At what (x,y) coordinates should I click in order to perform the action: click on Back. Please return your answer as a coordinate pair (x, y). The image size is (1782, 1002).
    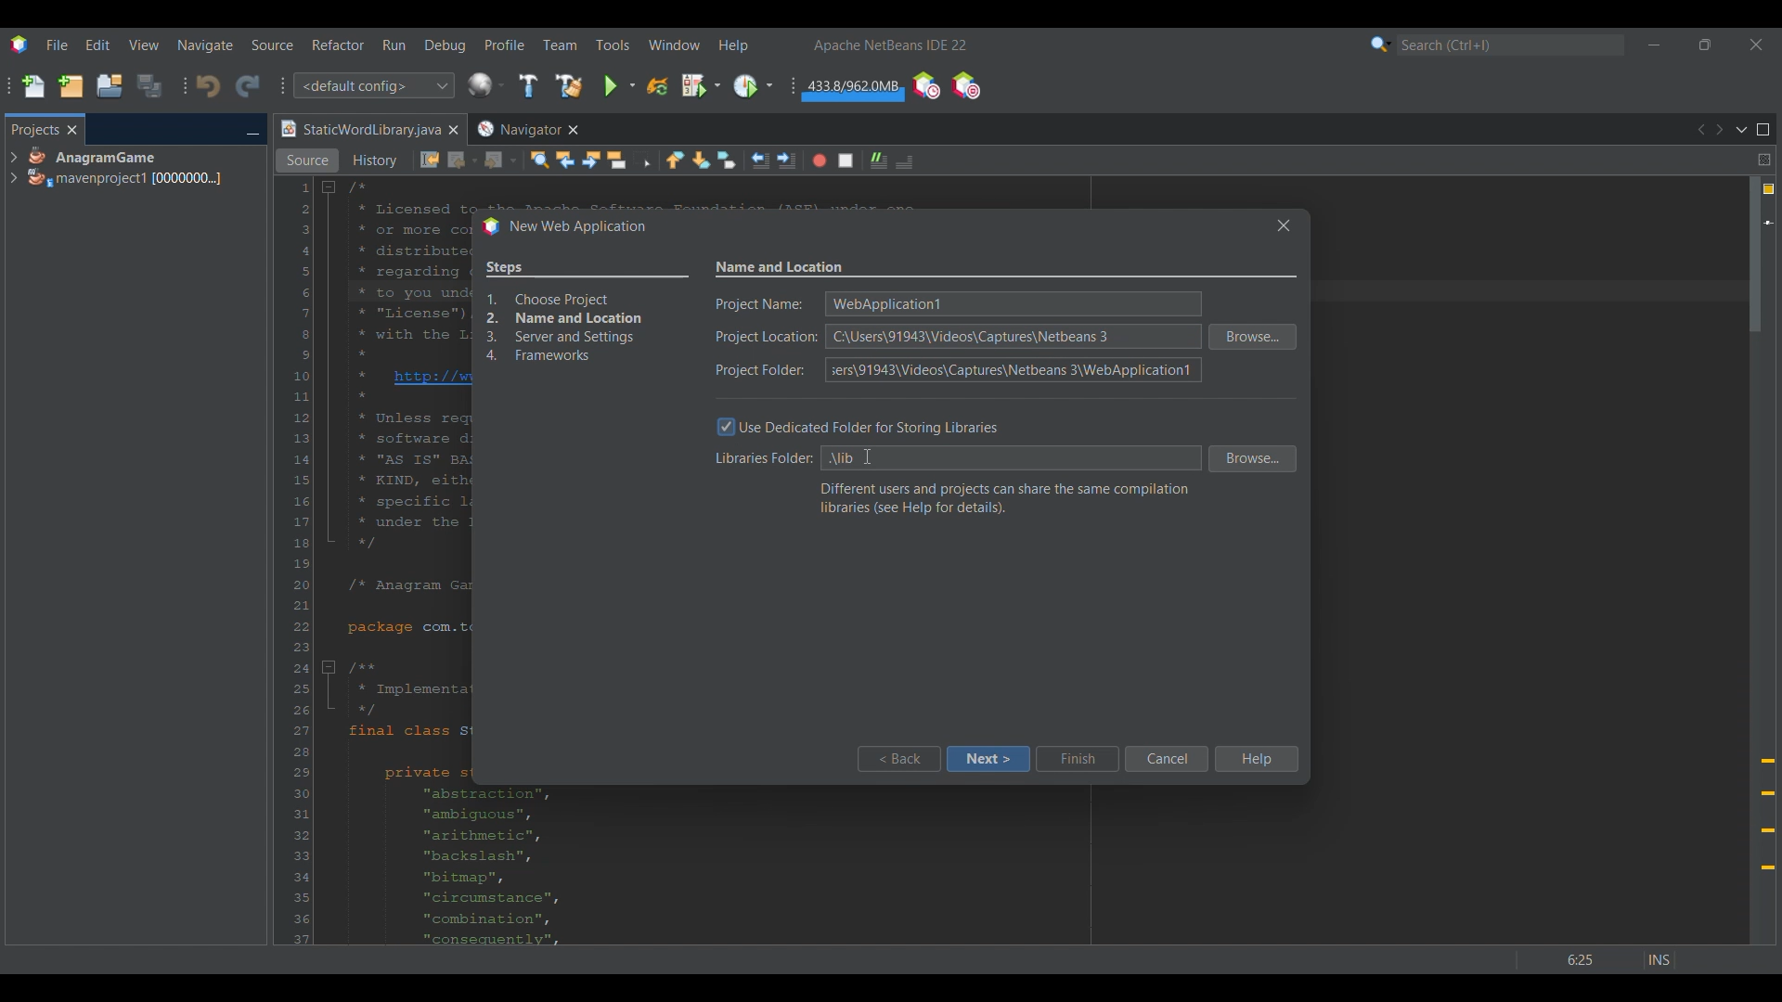
    Looking at the image, I should click on (463, 161).